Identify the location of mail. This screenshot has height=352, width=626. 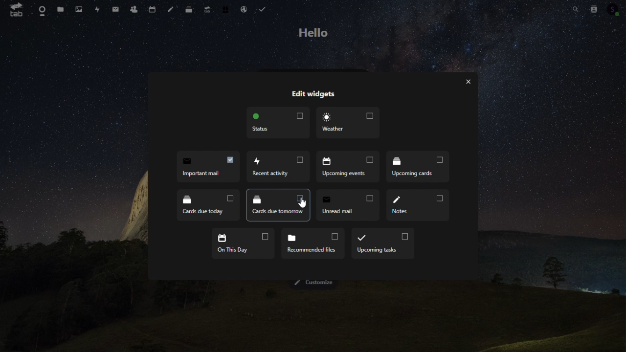
(115, 8).